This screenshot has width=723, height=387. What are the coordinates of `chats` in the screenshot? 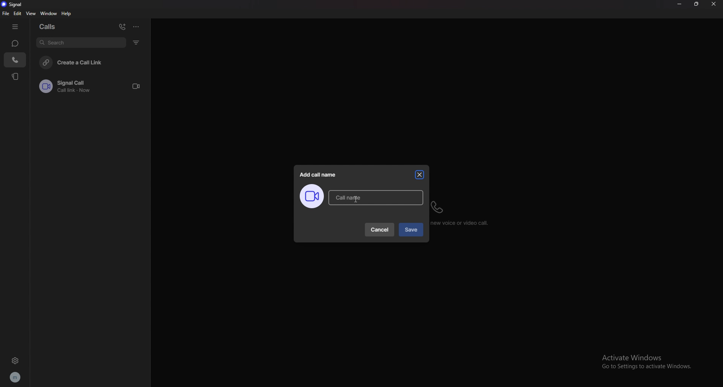 It's located at (15, 43).